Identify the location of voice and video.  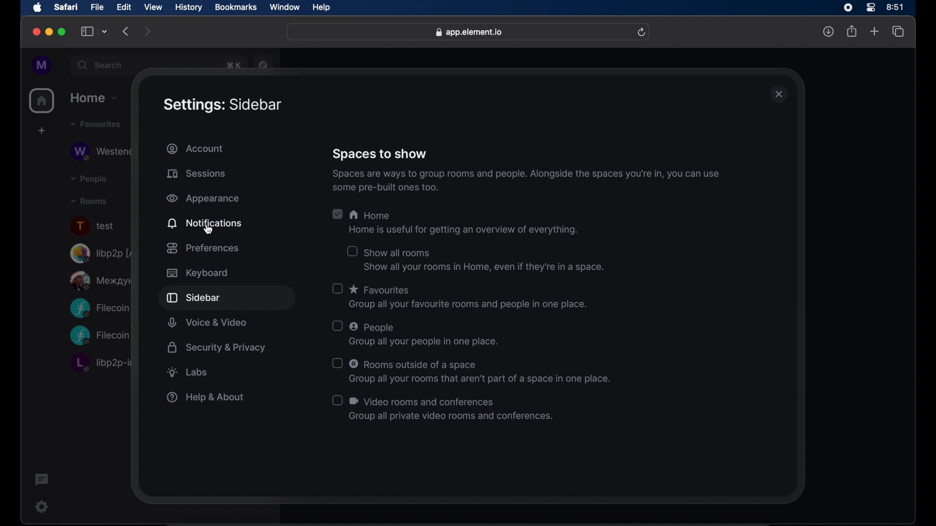
(206, 322).